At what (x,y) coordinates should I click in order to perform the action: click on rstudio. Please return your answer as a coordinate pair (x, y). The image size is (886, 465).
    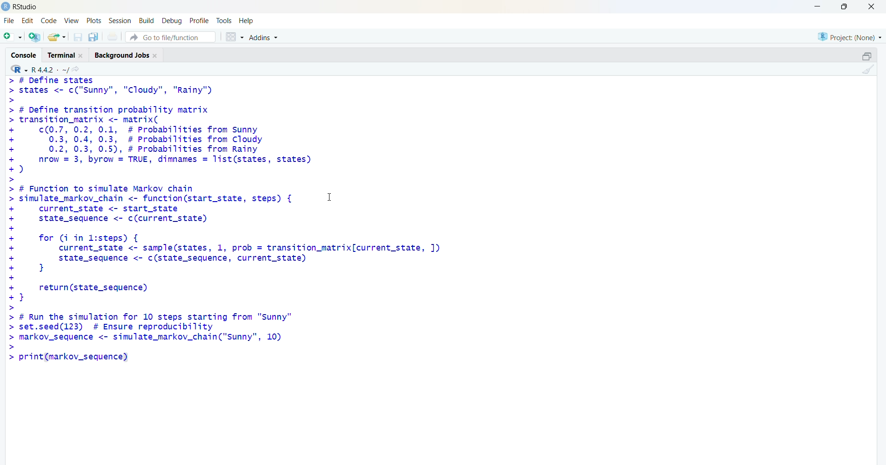
    Looking at the image, I should click on (20, 6).